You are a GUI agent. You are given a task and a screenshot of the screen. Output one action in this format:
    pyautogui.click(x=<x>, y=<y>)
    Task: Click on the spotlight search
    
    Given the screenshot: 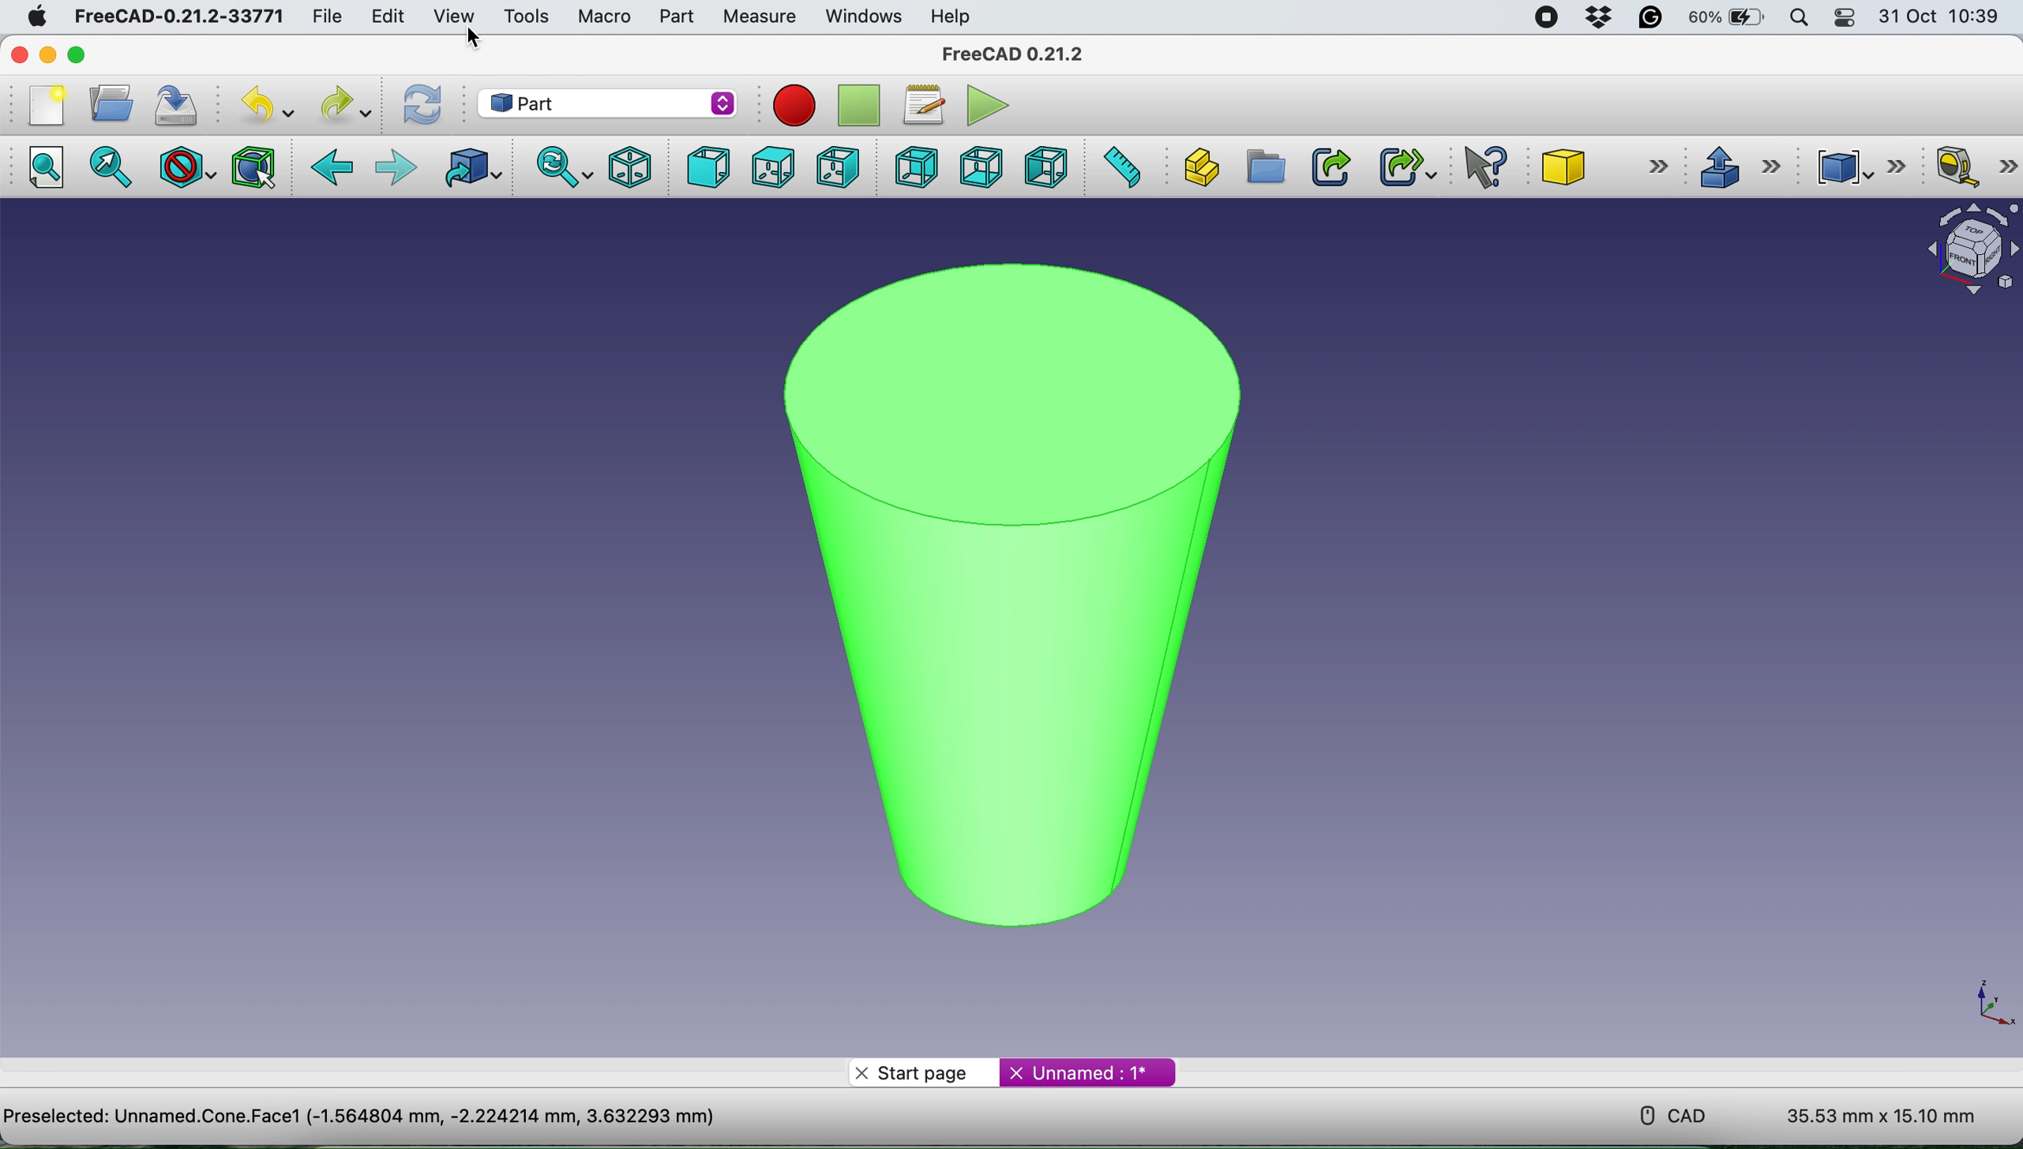 What is the action you would take?
    pyautogui.click(x=1799, y=17)
    